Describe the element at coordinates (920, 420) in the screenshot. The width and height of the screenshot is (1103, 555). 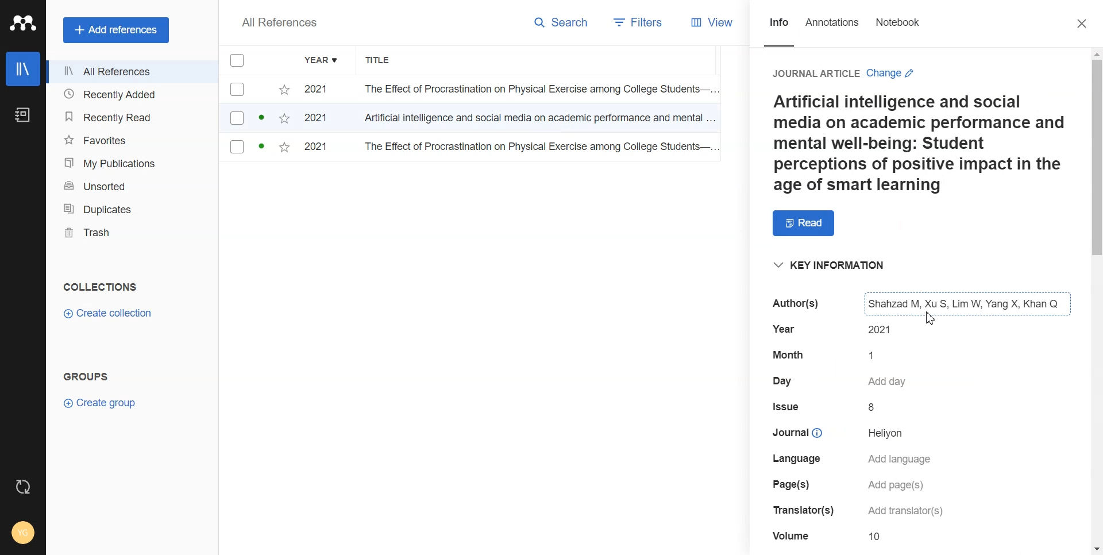
I see `The table shows a portion of a bibliographic entry, like month, date, issue, volume, journal, and specifically the author field, which lists "Shahzad M, You S, Lim W, Yang X, Khan Q."` at that location.